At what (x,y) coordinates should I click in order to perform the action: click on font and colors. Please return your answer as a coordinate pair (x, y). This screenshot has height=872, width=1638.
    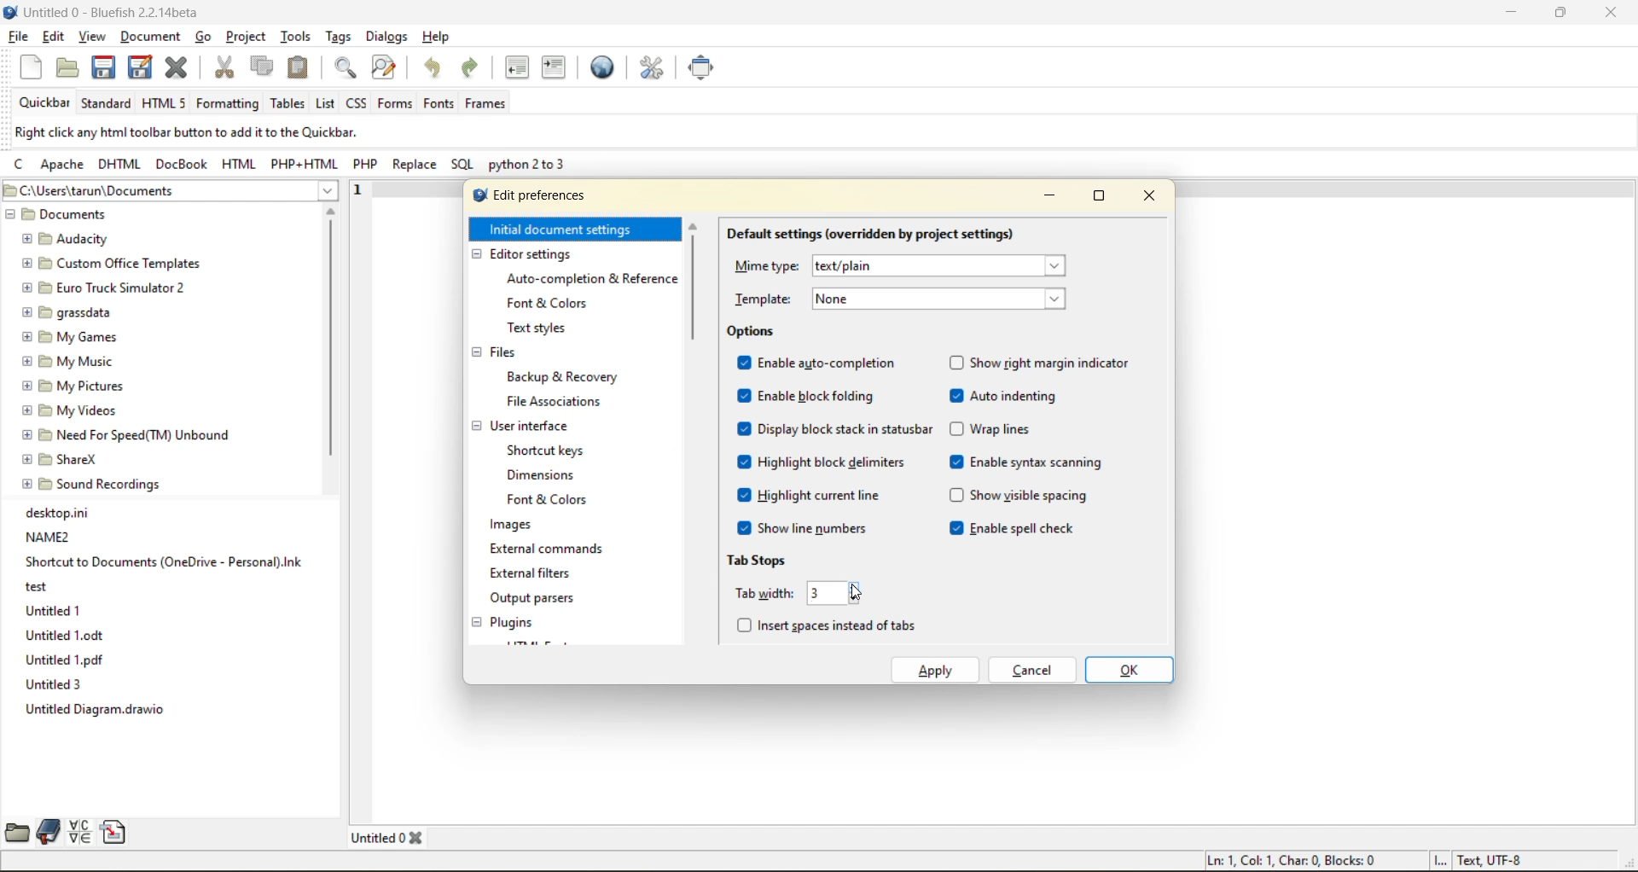
    Looking at the image, I should click on (550, 302).